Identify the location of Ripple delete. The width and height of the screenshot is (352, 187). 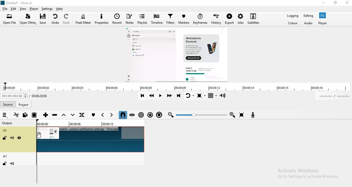
(55, 115).